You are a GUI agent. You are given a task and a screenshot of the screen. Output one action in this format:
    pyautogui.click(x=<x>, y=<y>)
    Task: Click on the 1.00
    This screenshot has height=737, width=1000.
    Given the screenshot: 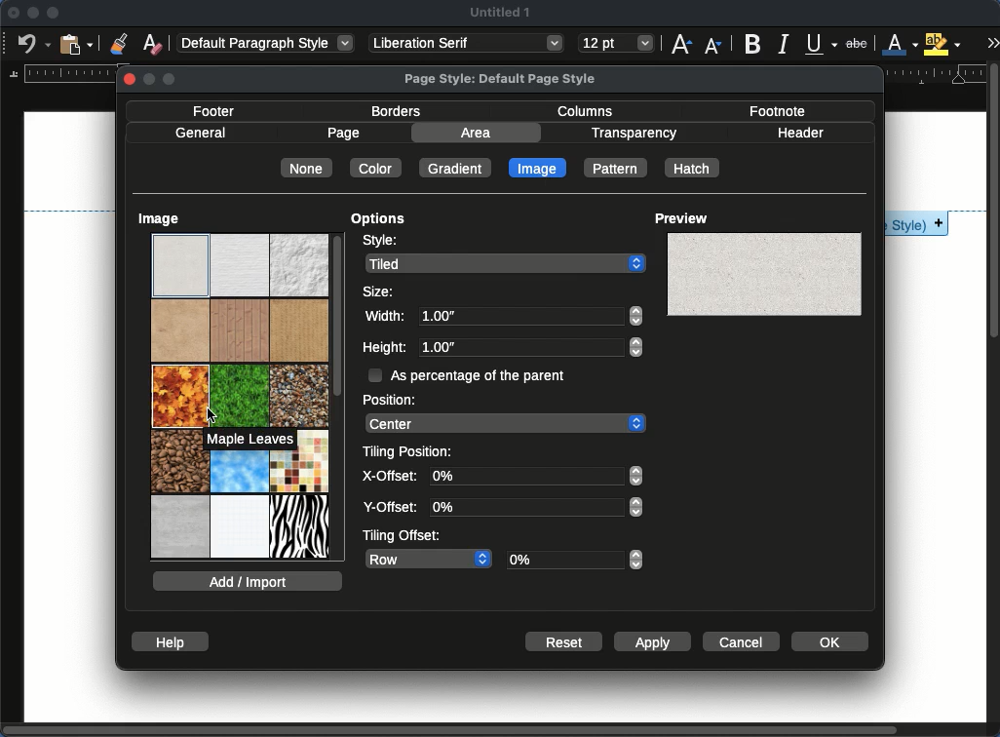 What is the action you would take?
    pyautogui.click(x=531, y=348)
    